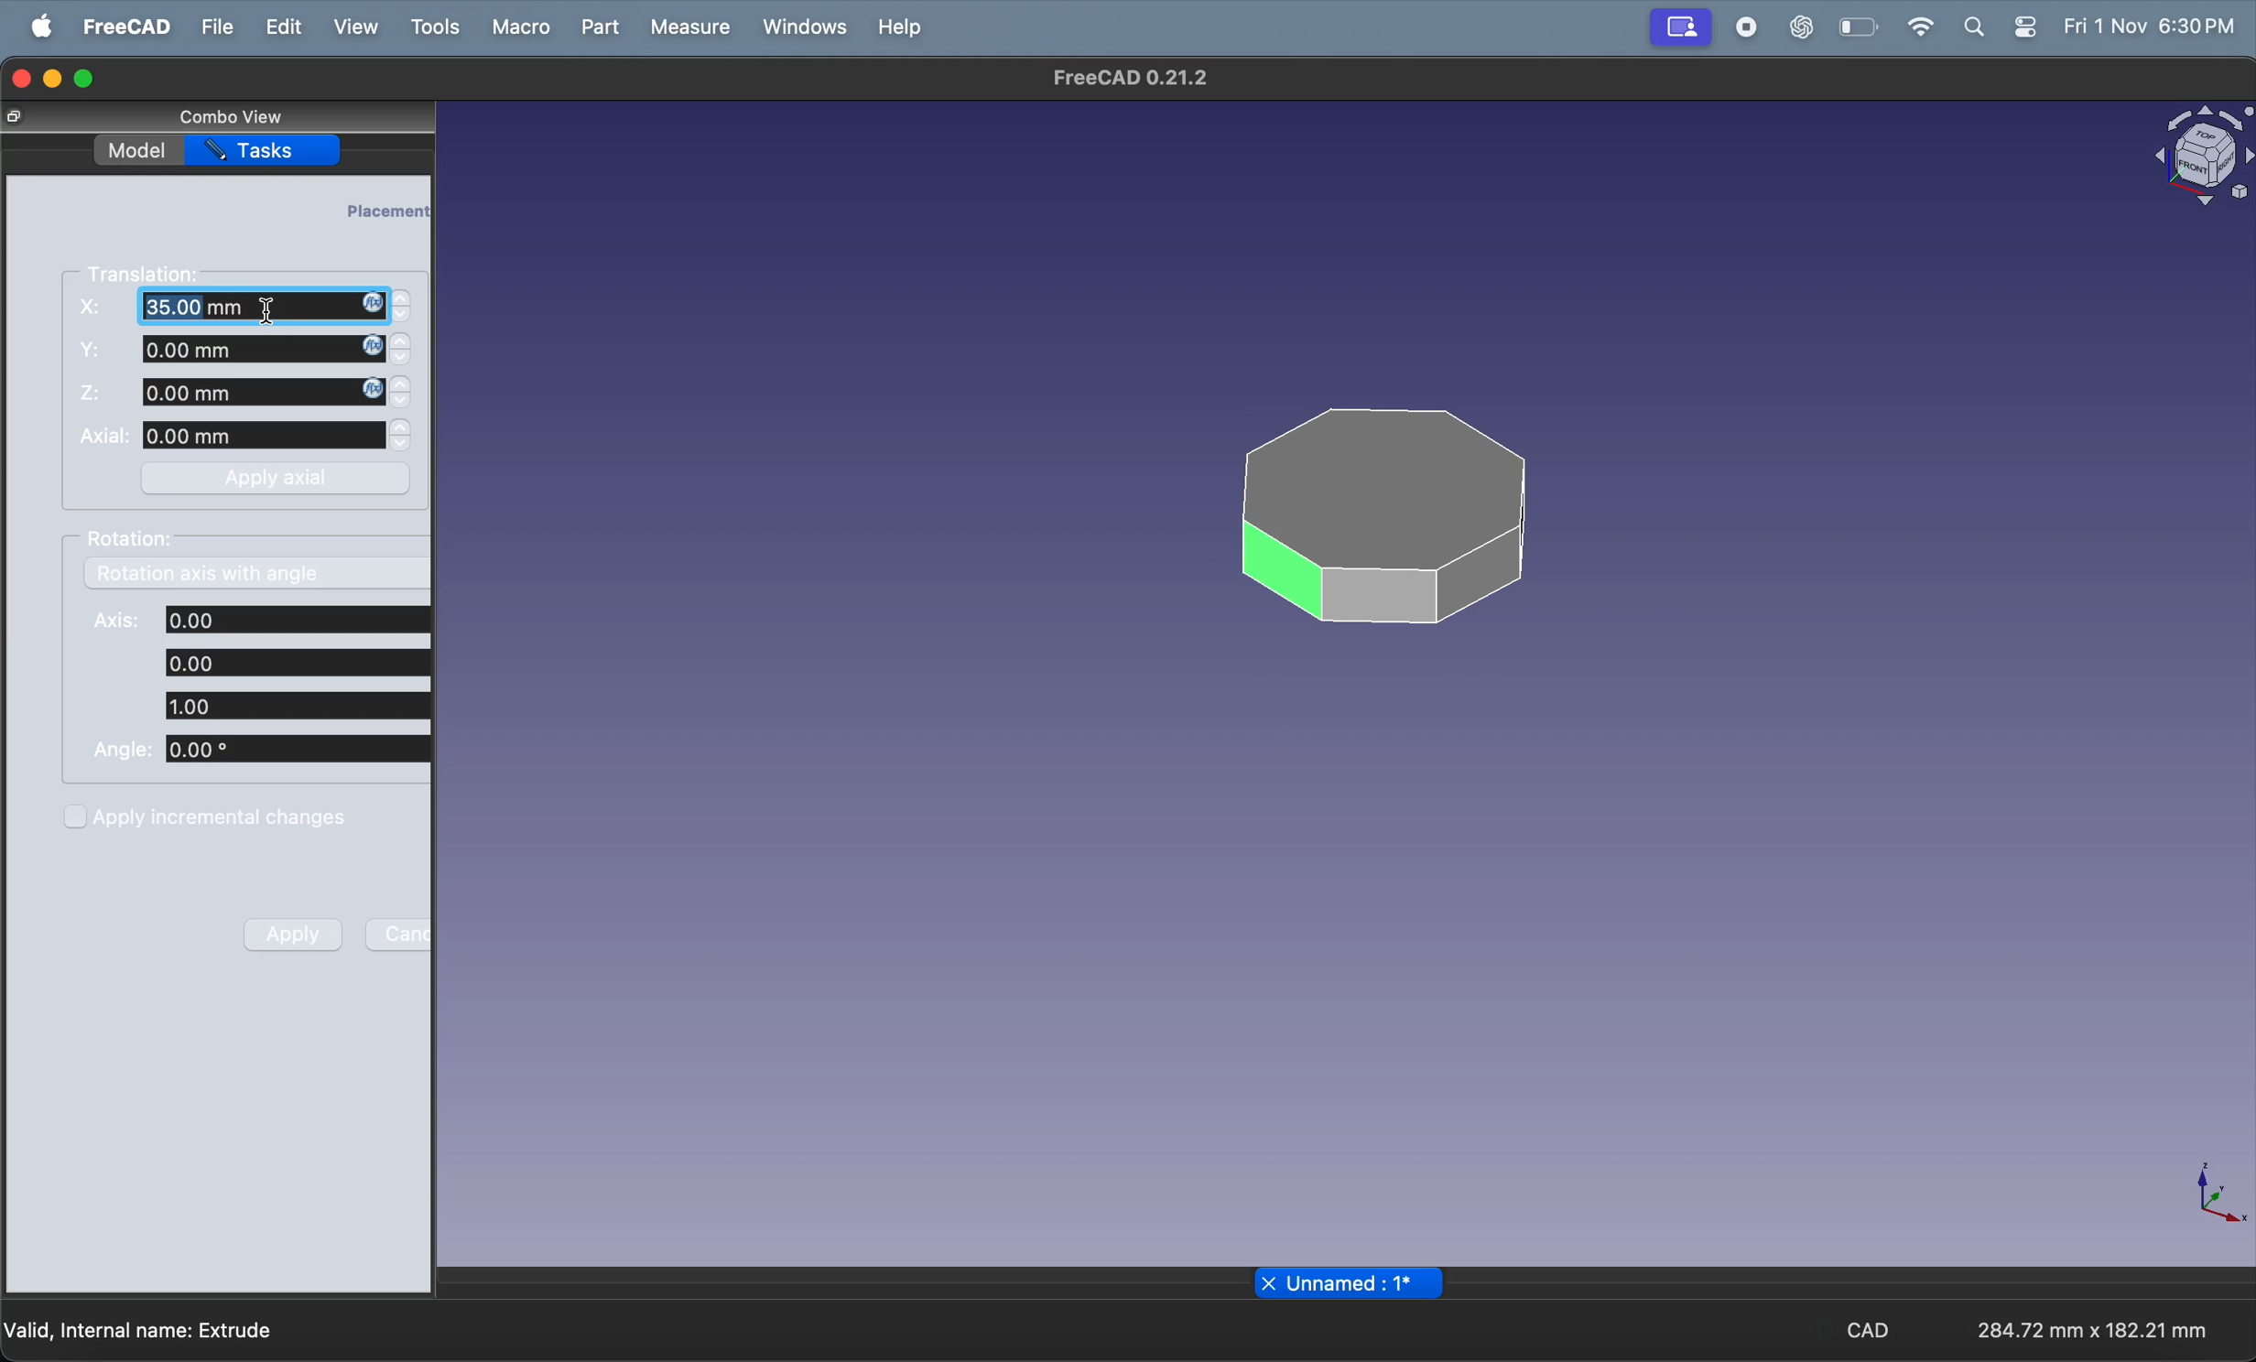 The width and height of the screenshot is (2256, 1362). I want to click on Axis: 0.00, so click(261, 619).